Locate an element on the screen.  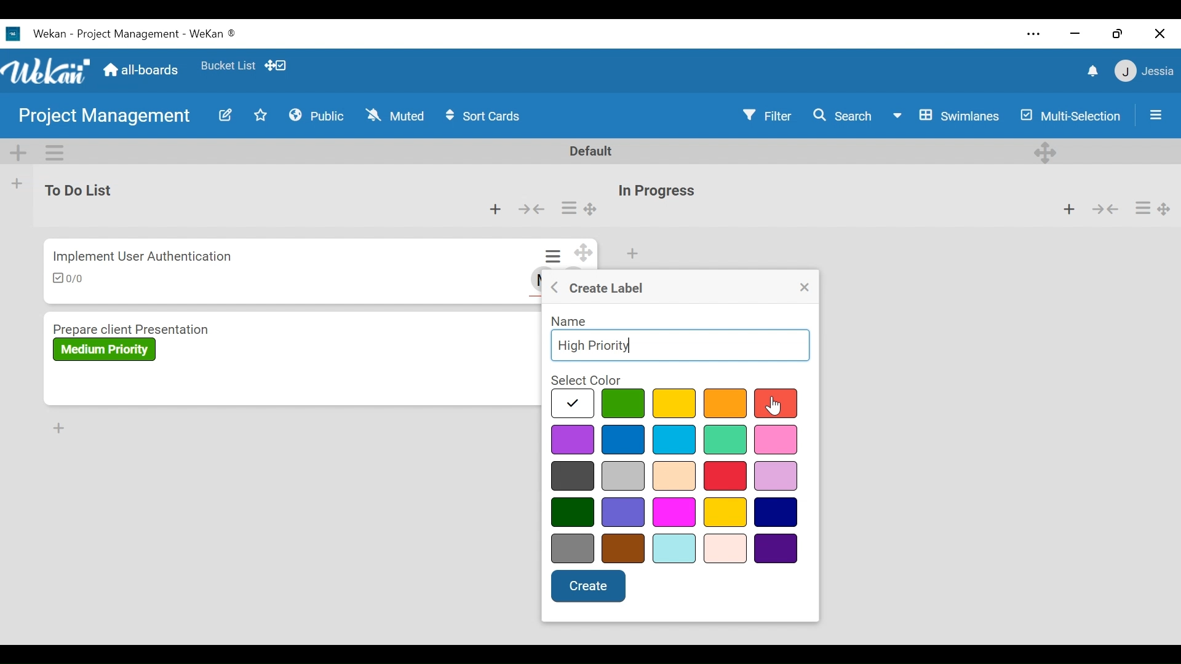
Desktop drag handles is located at coordinates (586, 253).